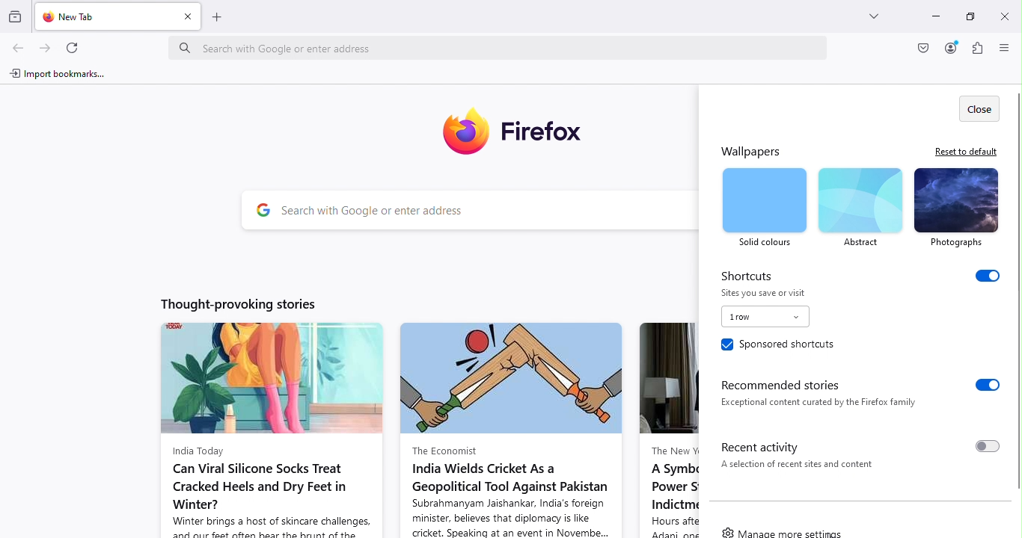  Describe the element at coordinates (768, 445) in the screenshot. I see `Recent activity` at that location.